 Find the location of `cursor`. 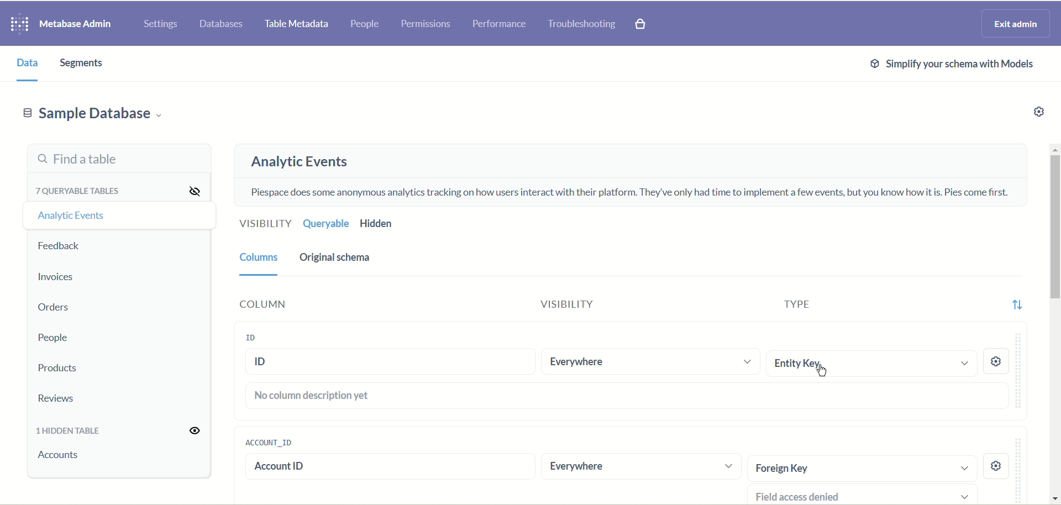

cursor is located at coordinates (823, 371).